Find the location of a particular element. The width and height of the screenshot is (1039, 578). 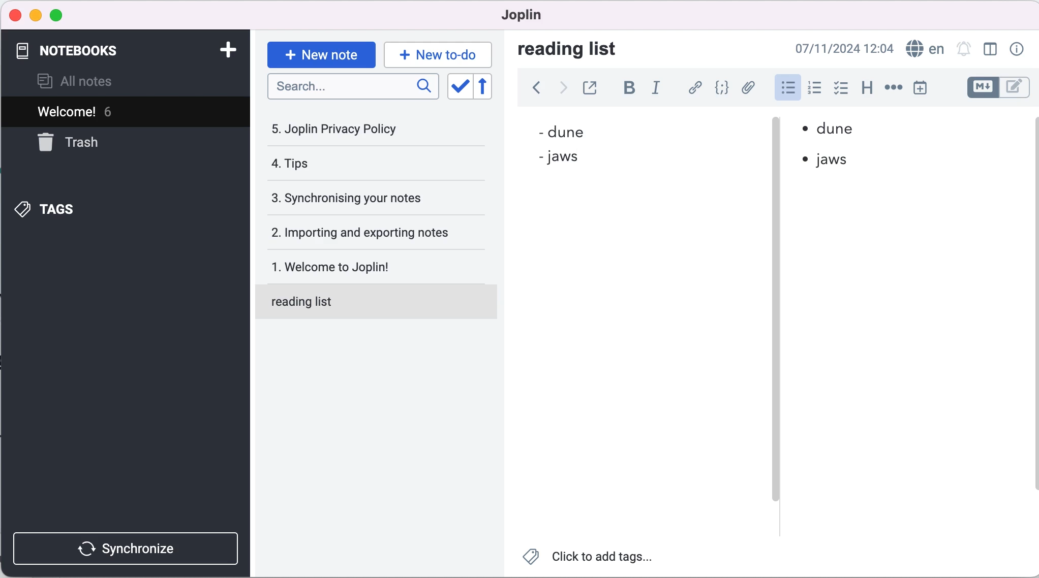

forward is located at coordinates (564, 87).